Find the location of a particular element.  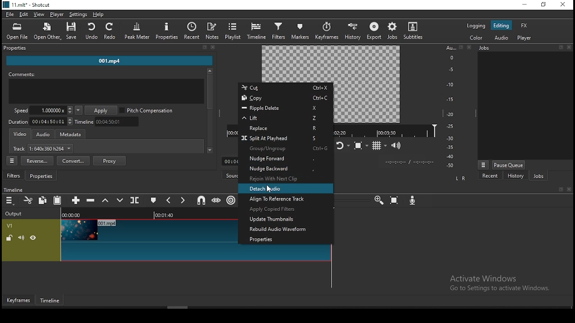

bookmark is located at coordinates (560, 189).